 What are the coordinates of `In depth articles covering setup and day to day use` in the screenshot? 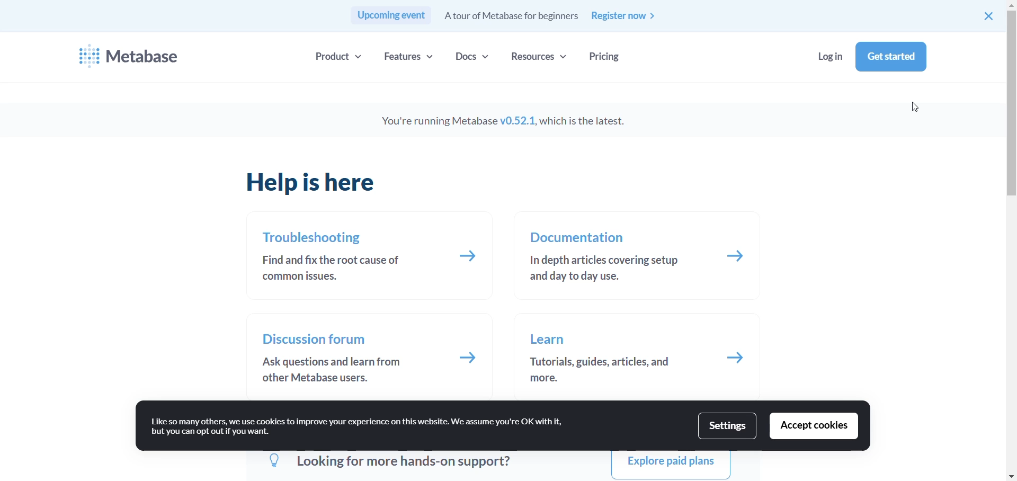 It's located at (604, 271).